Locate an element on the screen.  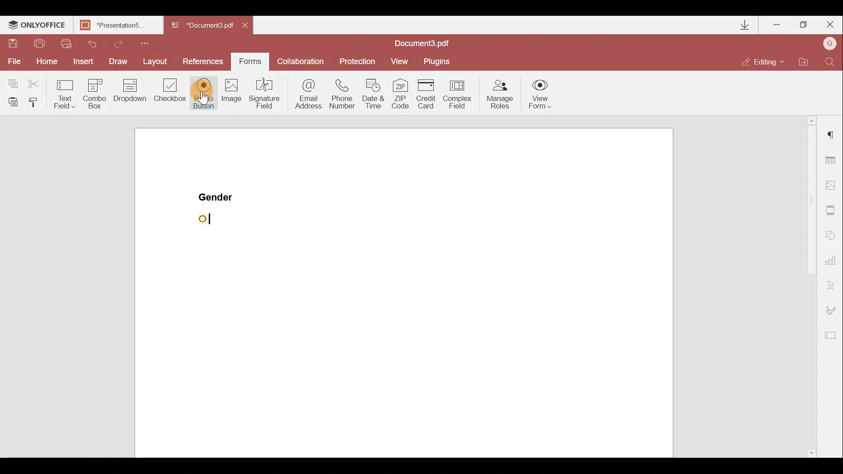
View is located at coordinates (403, 60).